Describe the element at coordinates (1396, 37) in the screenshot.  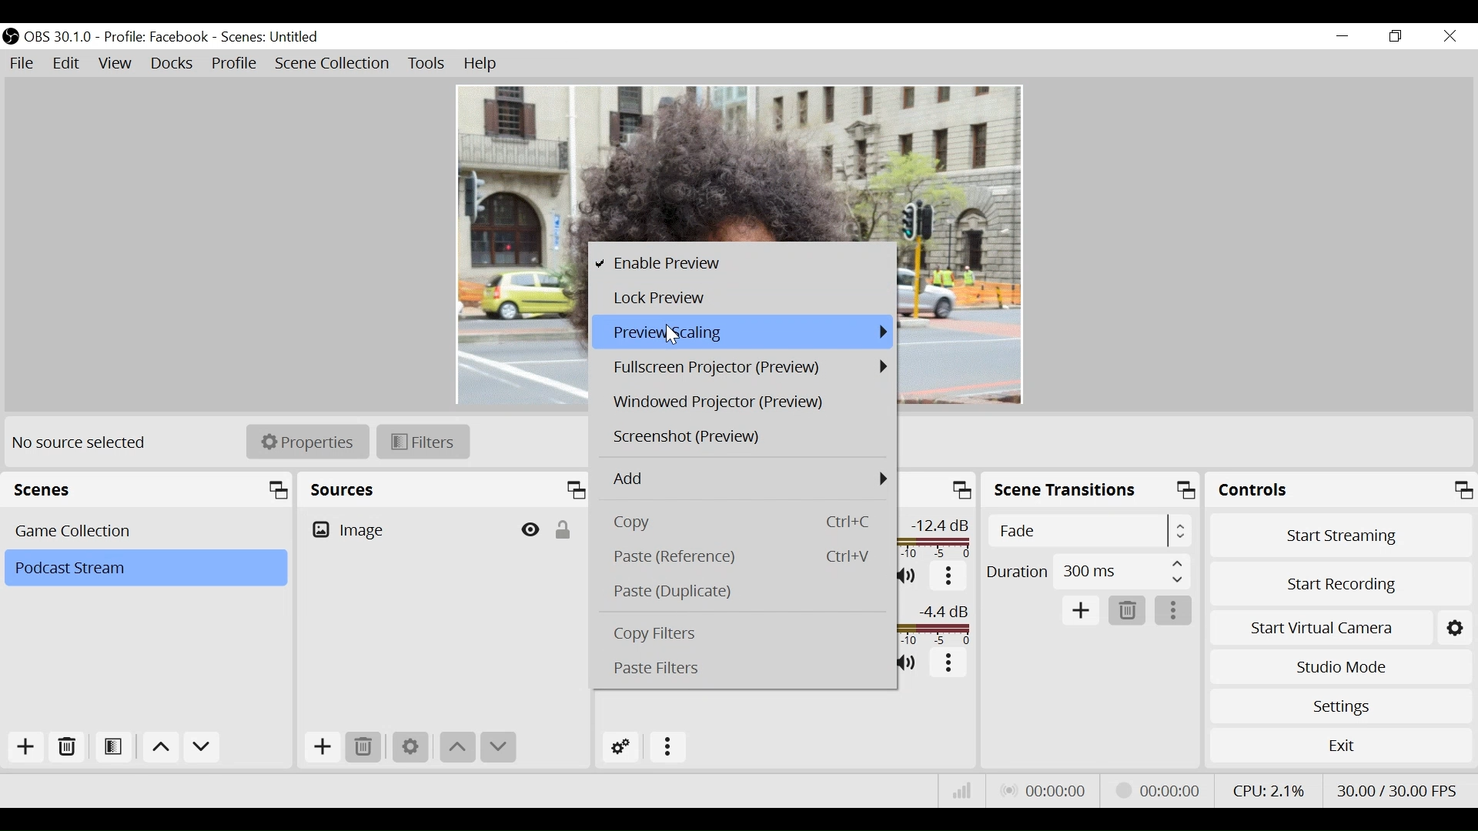
I see `Restore` at that location.